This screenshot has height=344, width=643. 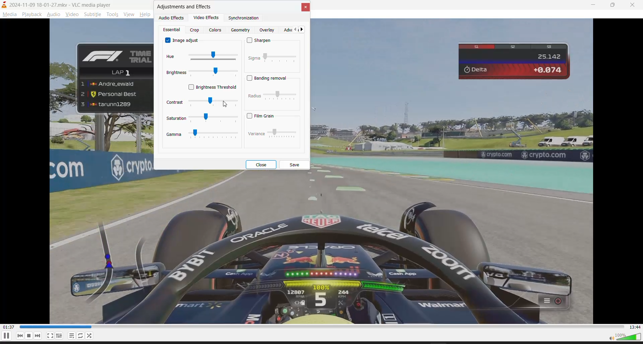 What do you see at coordinates (202, 73) in the screenshot?
I see `brightness` at bounding box center [202, 73].